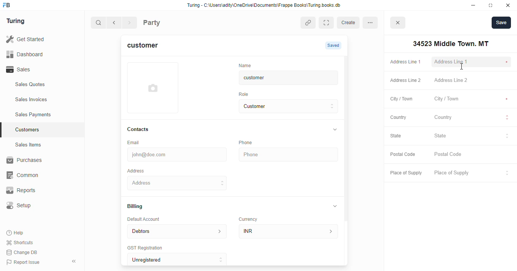  I want to click on frappebooks logo, so click(9, 6).